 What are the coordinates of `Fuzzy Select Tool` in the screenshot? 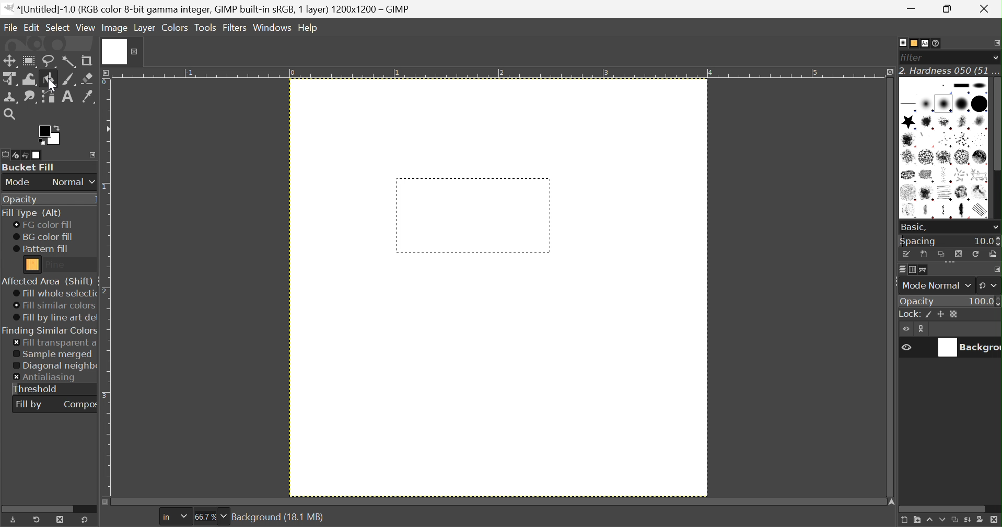 It's located at (69, 62).